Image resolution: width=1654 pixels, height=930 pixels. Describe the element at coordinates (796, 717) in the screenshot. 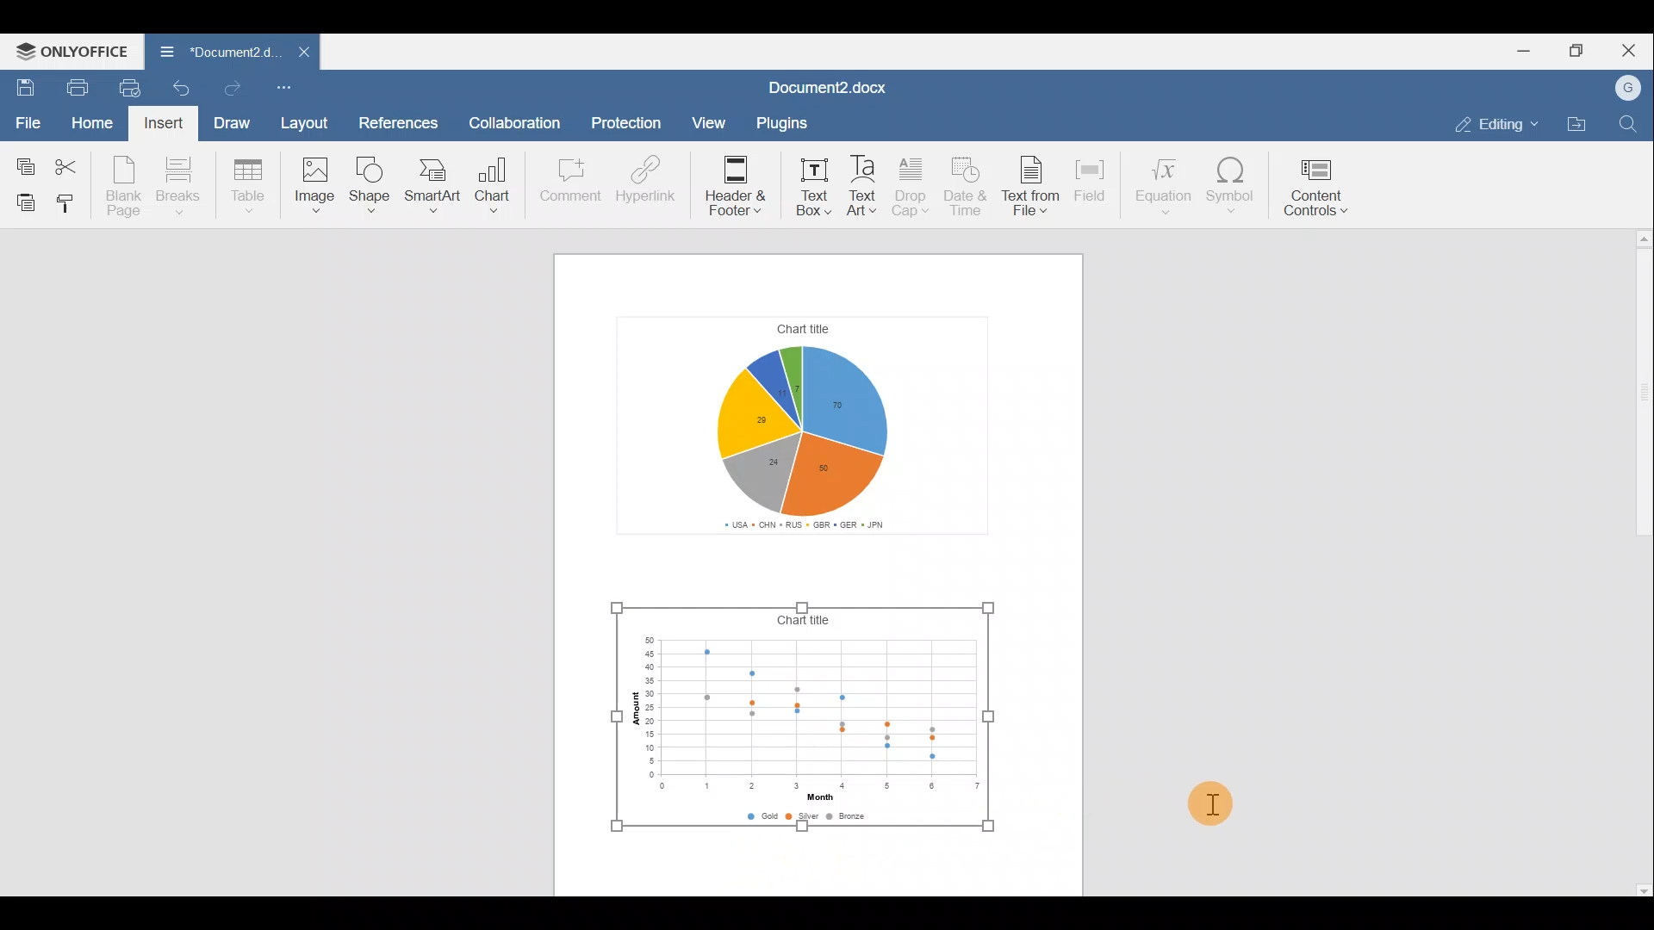

I see `Scatter chart` at that location.